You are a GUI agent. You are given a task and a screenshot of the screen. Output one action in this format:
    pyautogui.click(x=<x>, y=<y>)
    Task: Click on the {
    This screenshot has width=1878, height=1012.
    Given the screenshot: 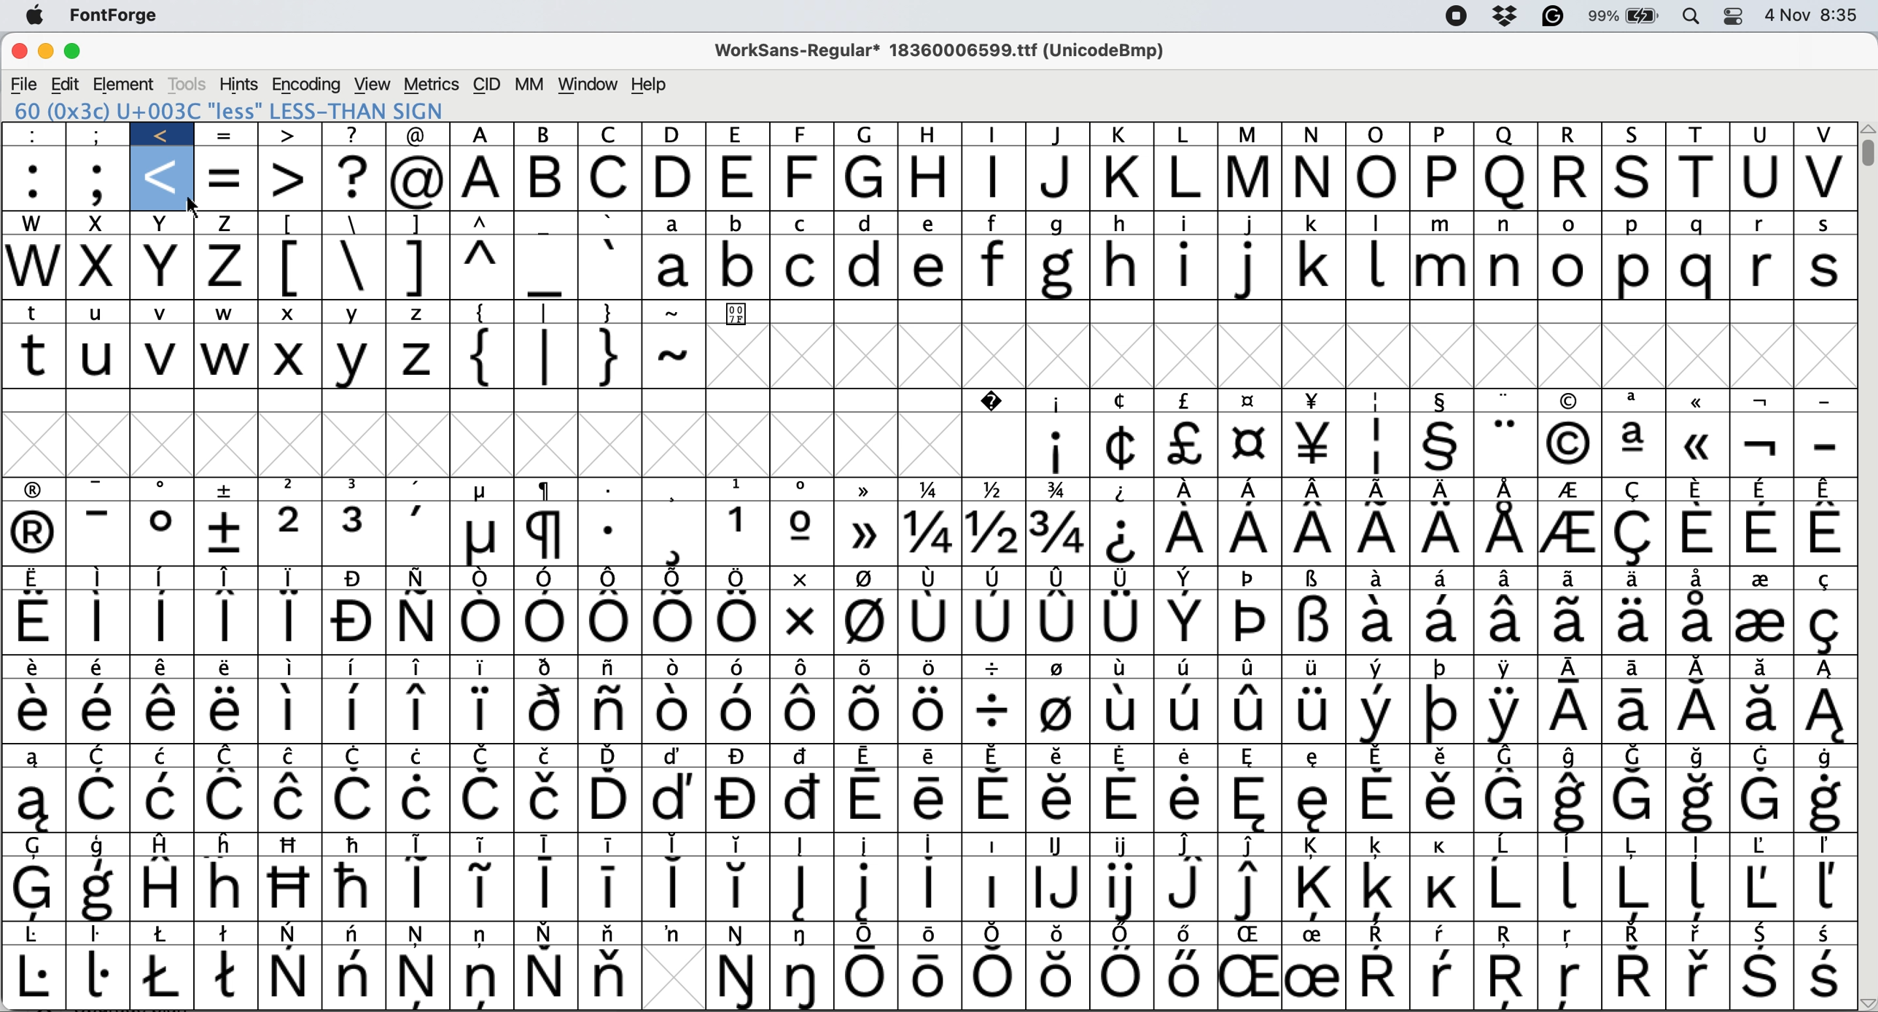 What is the action you would take?
    pyautogui.click(x=483, y=357)
    